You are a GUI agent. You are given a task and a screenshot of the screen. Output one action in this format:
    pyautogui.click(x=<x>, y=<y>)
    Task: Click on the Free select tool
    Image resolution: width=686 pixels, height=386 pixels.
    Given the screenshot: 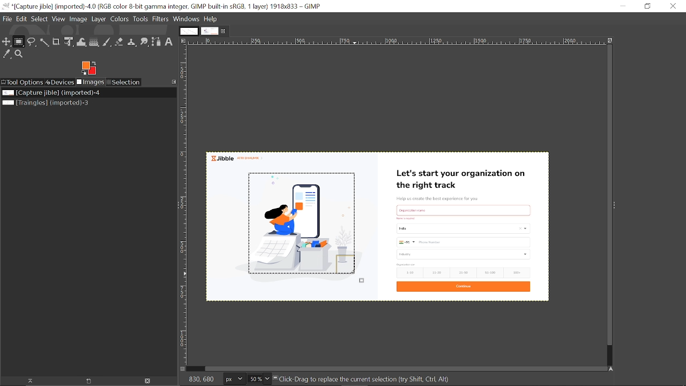 What is the action you would take?
    pyautogui.click(x=31, y=42)
    